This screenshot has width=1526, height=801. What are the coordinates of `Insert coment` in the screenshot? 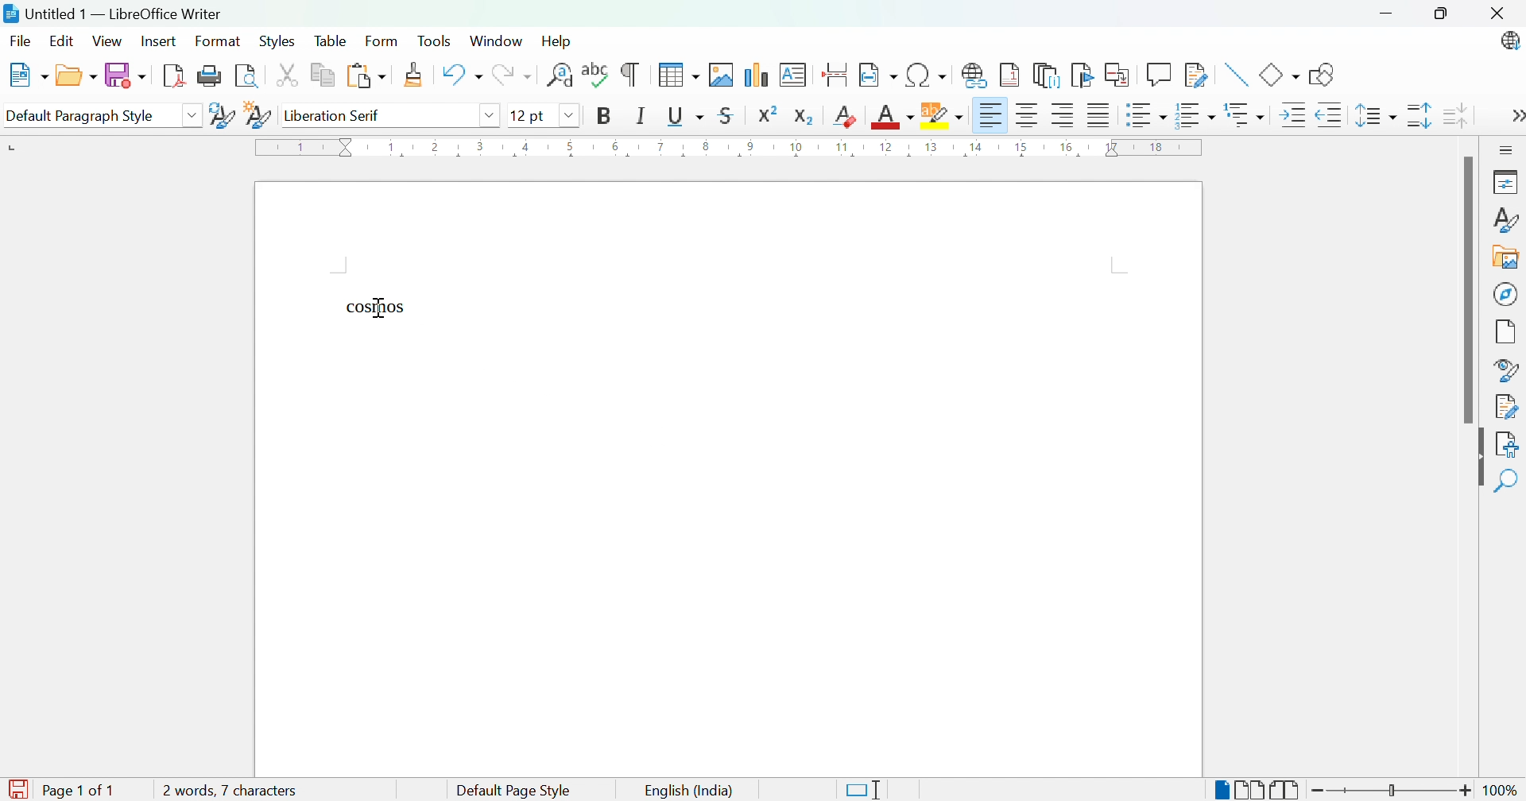 It's located at (1160, 74).